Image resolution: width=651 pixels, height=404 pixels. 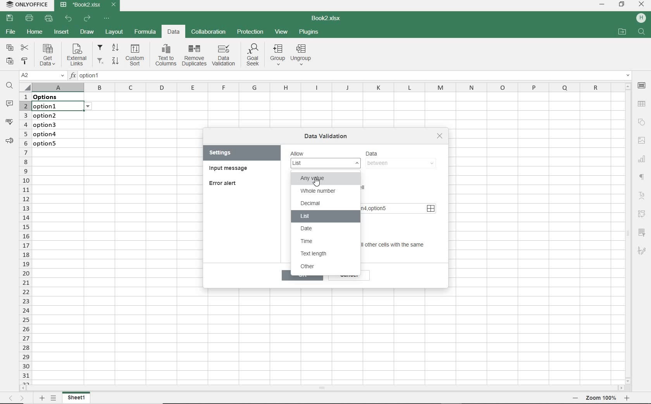 What do you see at coordinates (329, 135) in the screenshot?
I see `DATA VALIDATION` at bounding box center [329, 135].